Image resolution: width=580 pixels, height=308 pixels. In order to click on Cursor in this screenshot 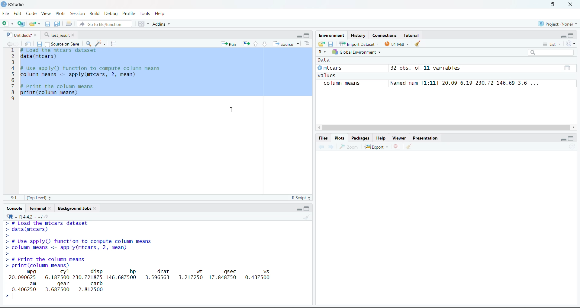, I will do `click(232, 109)`.